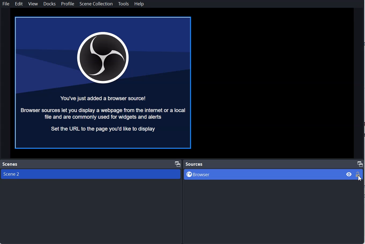 The height and width of the screenshot is (244, 365). Describe the element at coordinates (12, 164) in the screenshot. I see `Scene` at that location.